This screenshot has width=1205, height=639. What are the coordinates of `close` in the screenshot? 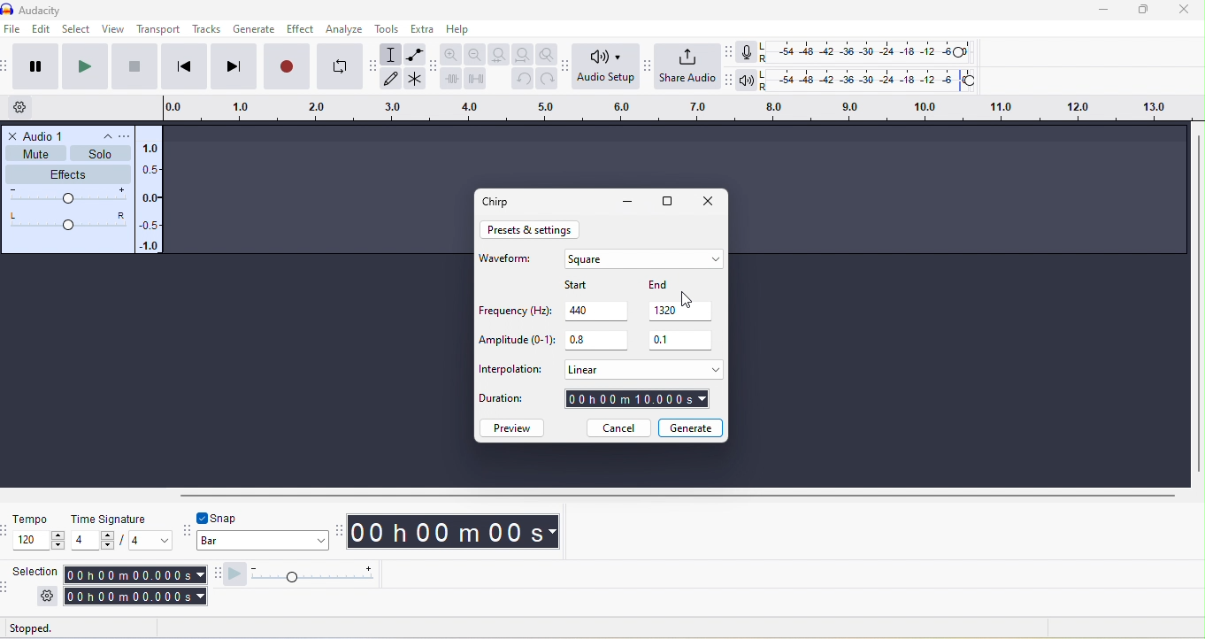 It's located at (1186, 11).